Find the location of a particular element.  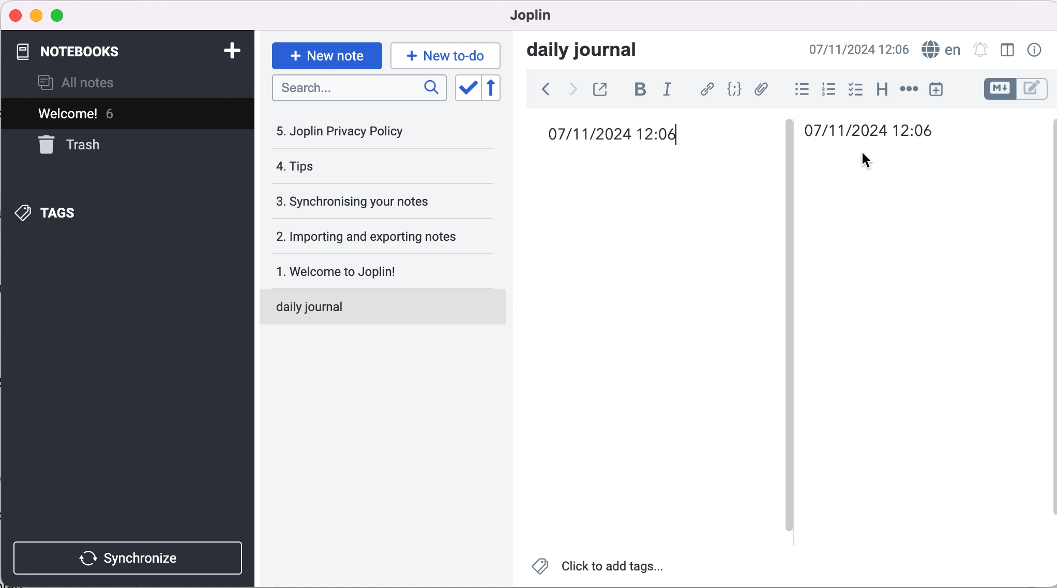

new note is located at coordinates (326, 52).